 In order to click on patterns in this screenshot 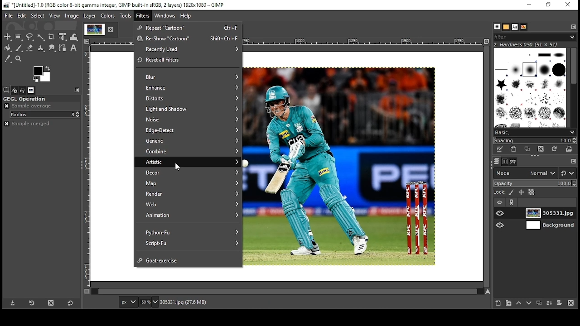, I will do `click(507, 27)`.